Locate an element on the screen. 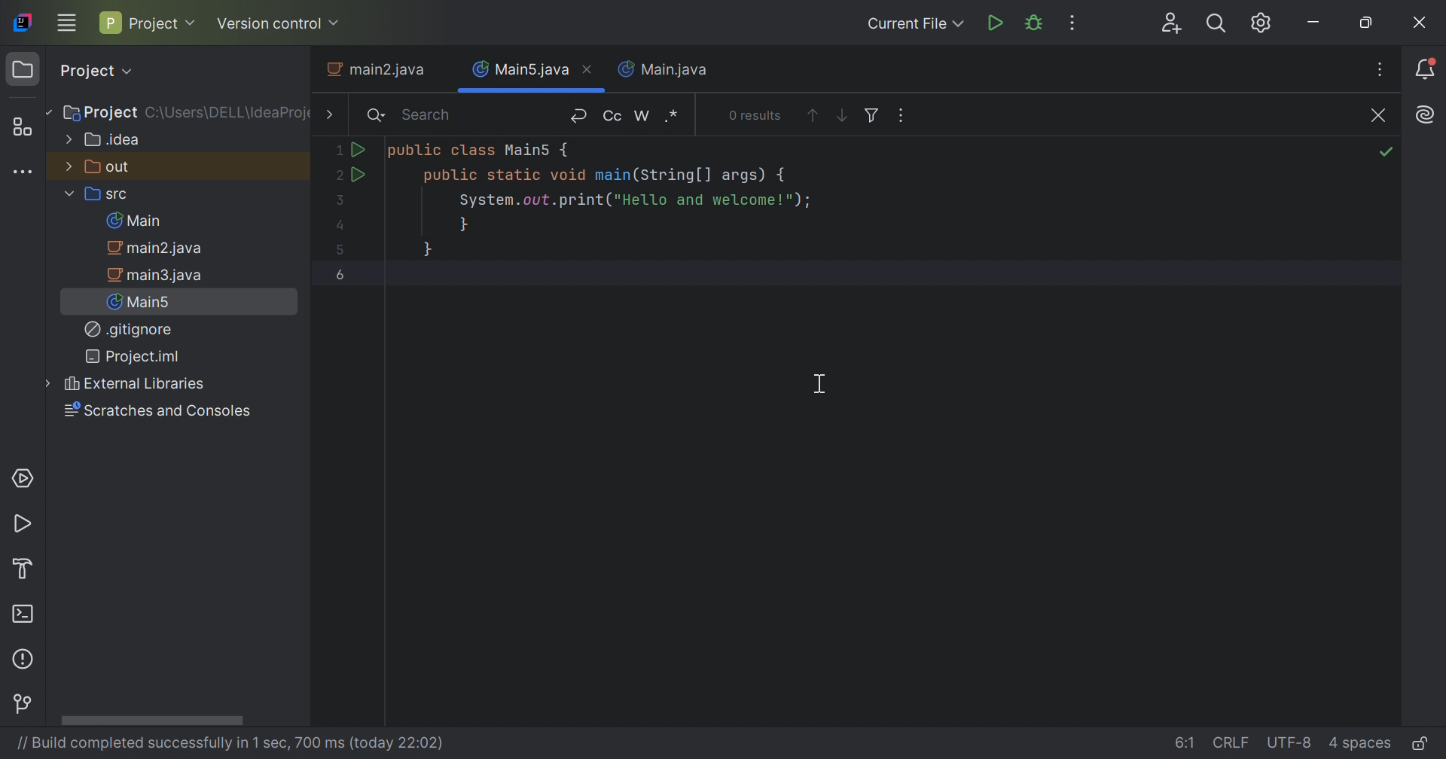 The height and width of the screenshot is (759, 1446). Search icon is located at coordinates (377, 117).